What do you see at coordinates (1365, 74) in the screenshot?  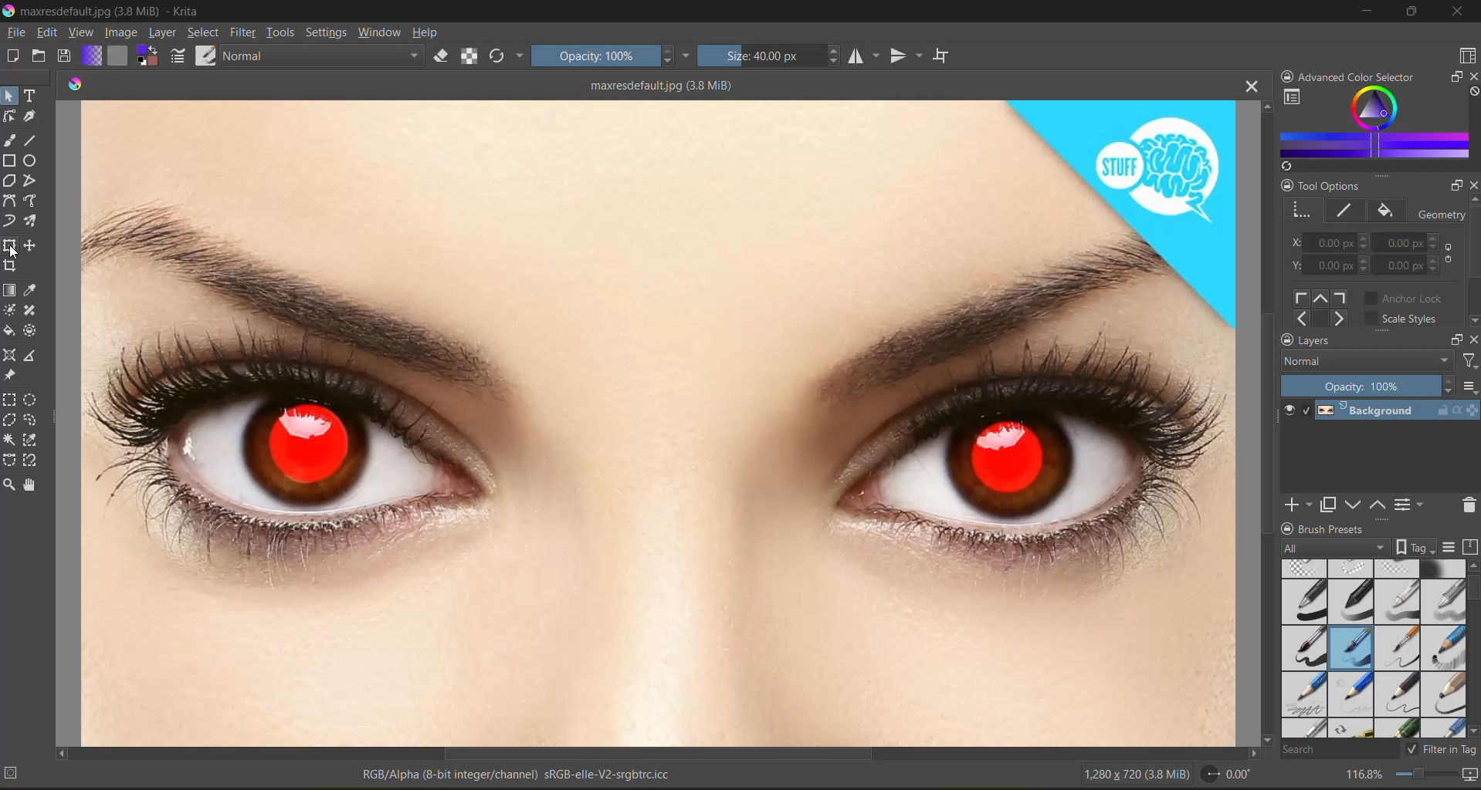 I see `Advanced color selector` at bounding box center [1365, 74].